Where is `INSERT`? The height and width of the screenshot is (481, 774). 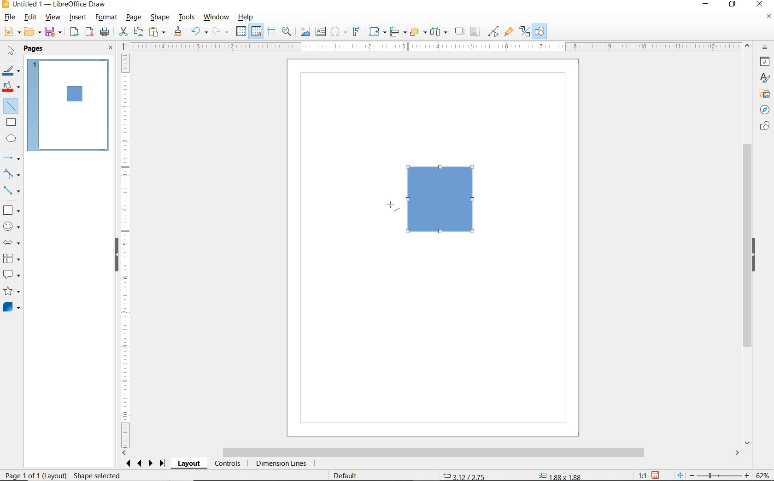
INSERT is located at coordinates (78, 18).